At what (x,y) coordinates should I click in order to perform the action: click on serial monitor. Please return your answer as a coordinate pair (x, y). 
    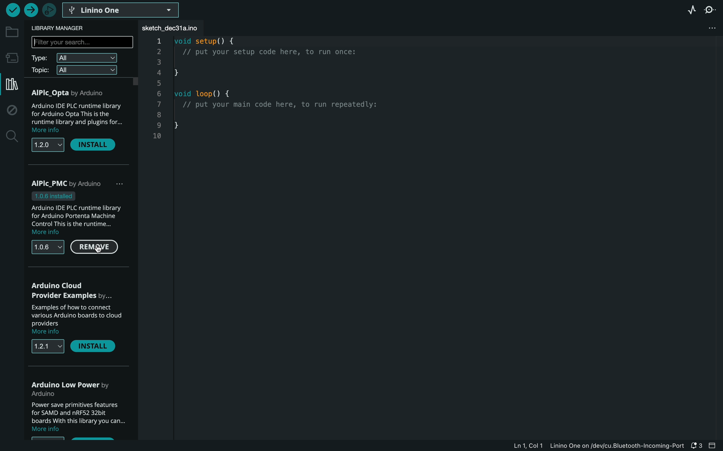
    Looking at the image, I should click on (712, 11).